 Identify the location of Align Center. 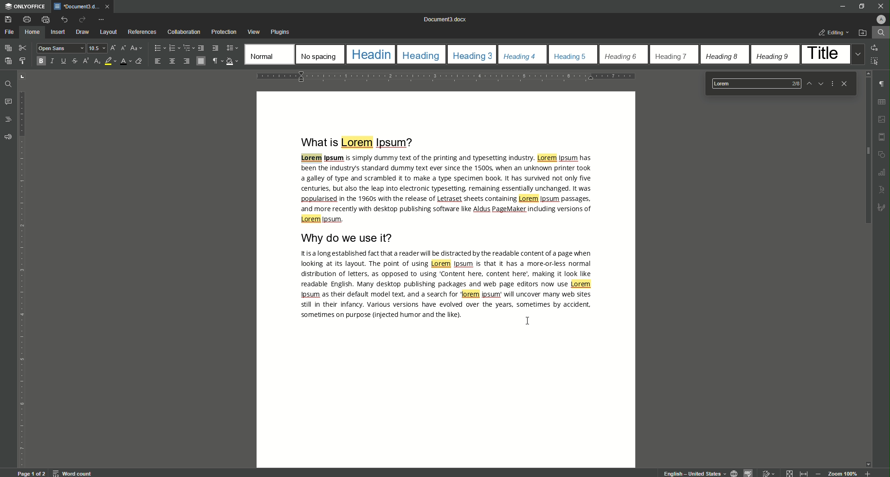
(173, 61).